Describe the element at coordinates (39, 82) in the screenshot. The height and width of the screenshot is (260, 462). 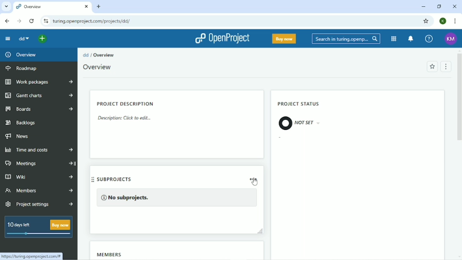
I see `Work packages` at that location.